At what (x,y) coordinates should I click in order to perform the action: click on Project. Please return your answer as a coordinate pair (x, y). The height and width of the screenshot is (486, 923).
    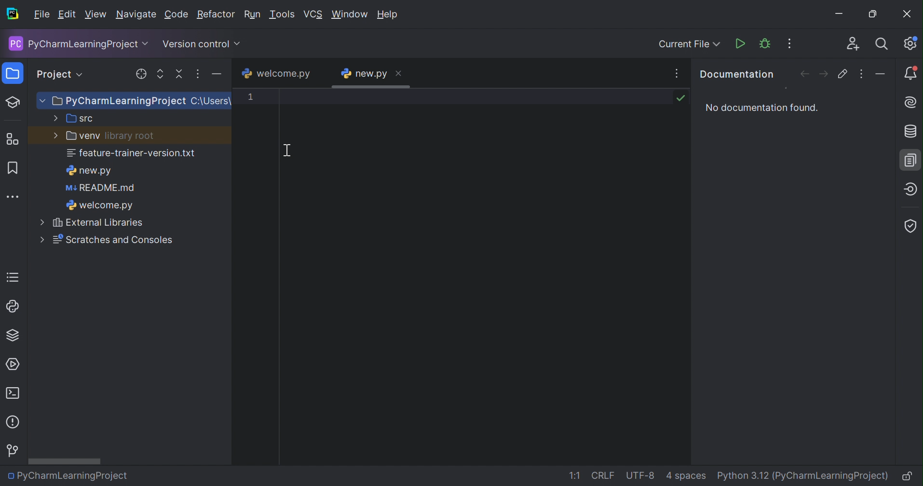
    Looking at the image, I should click on (54, 73).